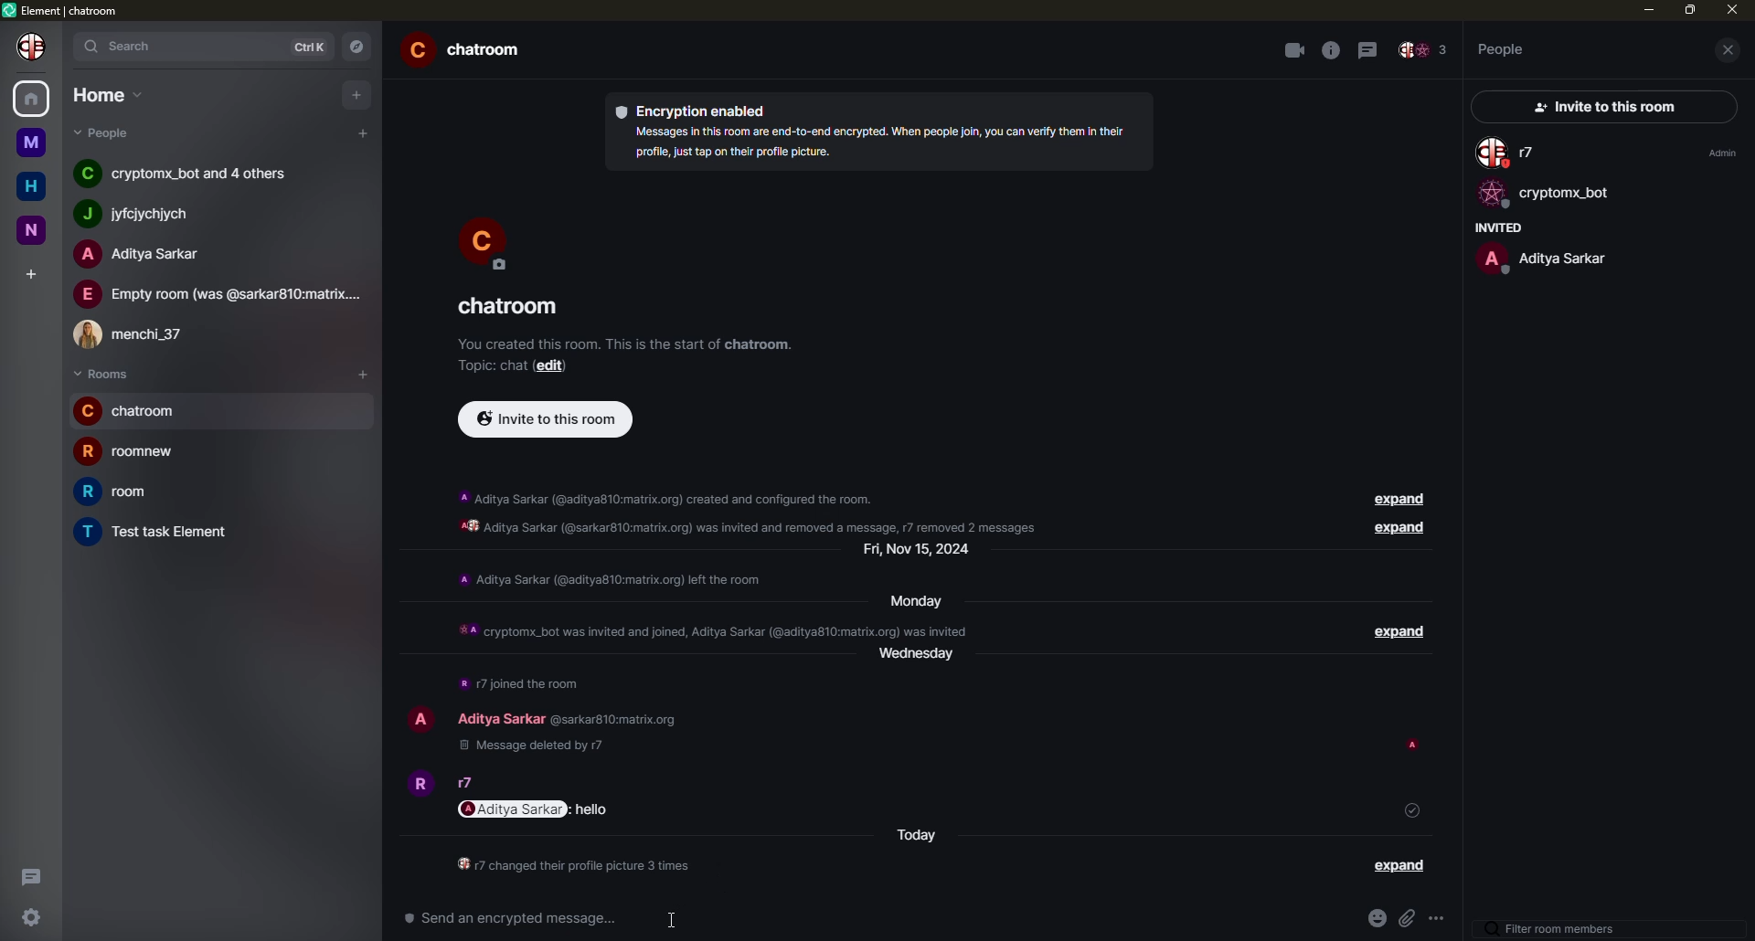 Image resolution: width=1755 pixels, height=941 pixels. I want to click on info, so click(576, 867).